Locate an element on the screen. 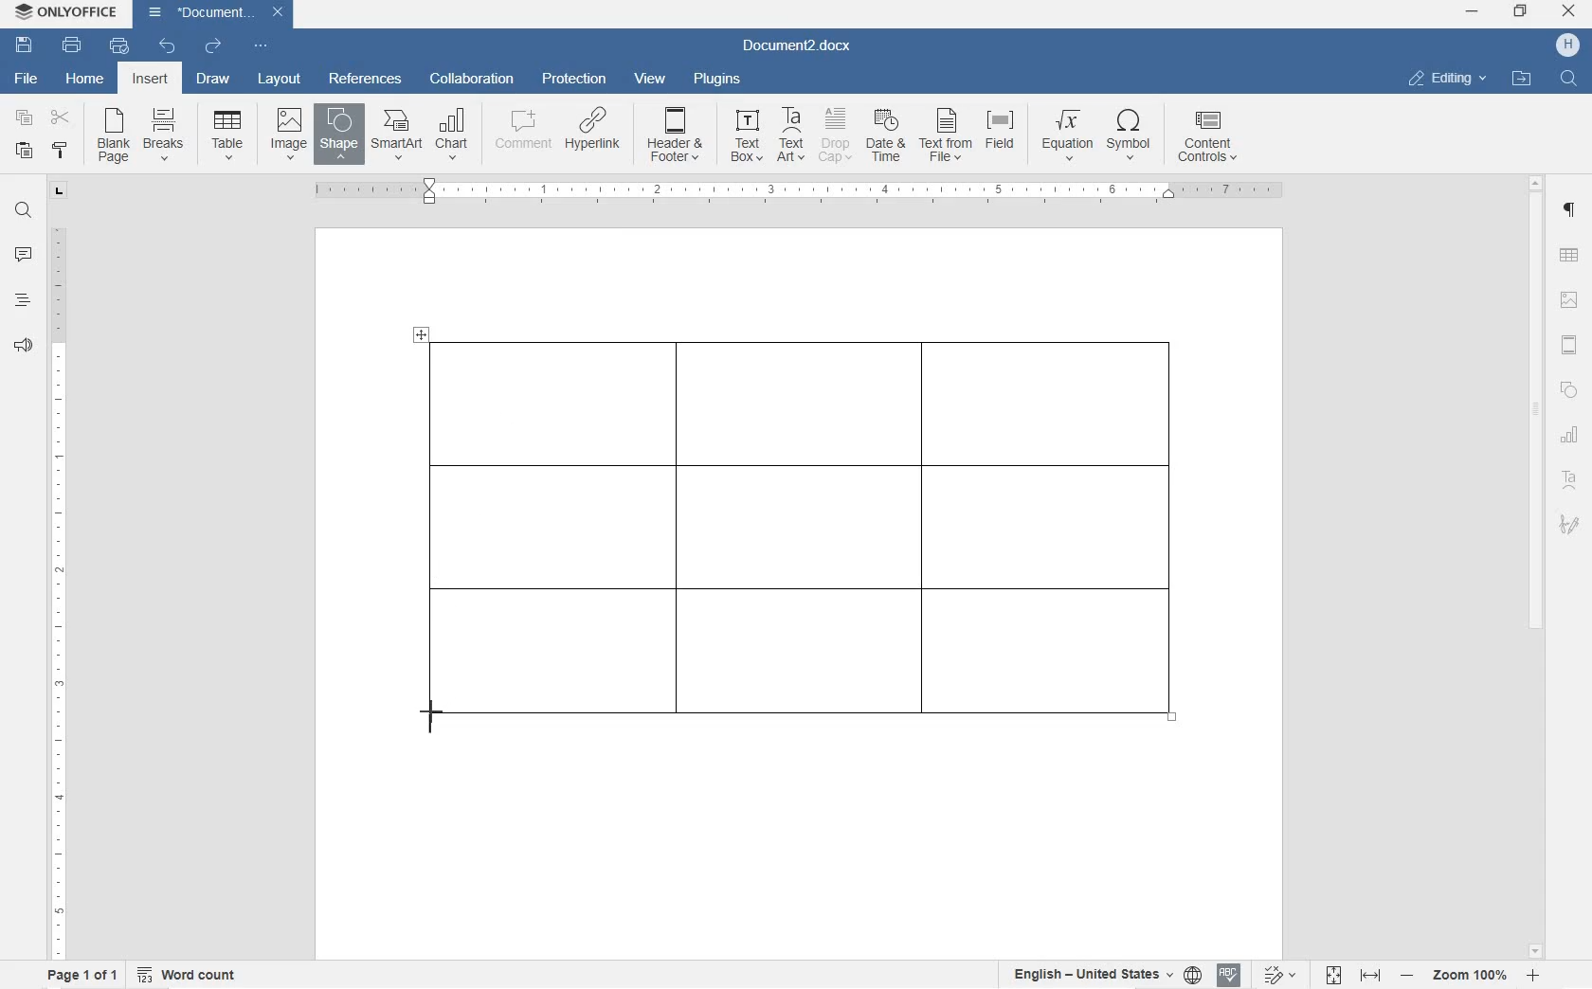  insert table is located at coordinates (224, 135).